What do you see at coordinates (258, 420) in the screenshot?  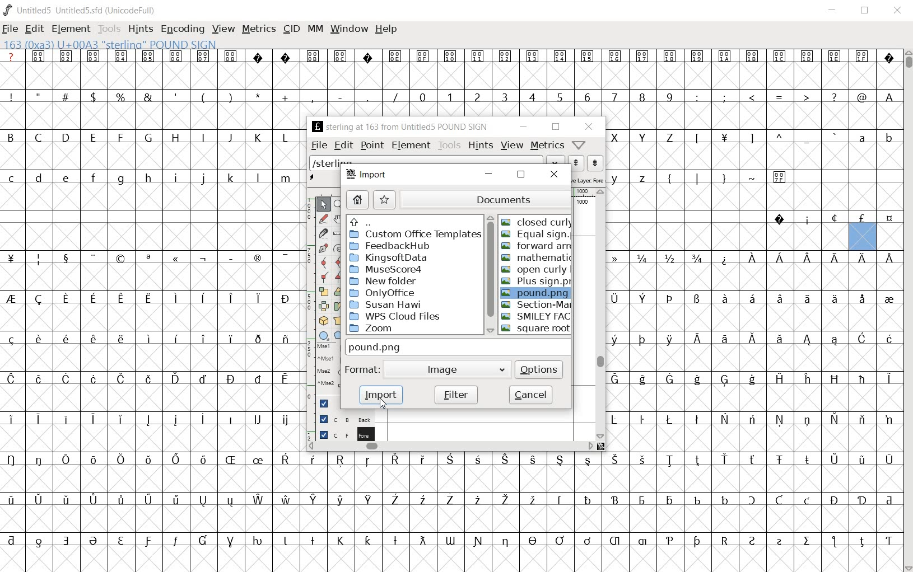 I see `Symbol` at bounding box center [258, 420].